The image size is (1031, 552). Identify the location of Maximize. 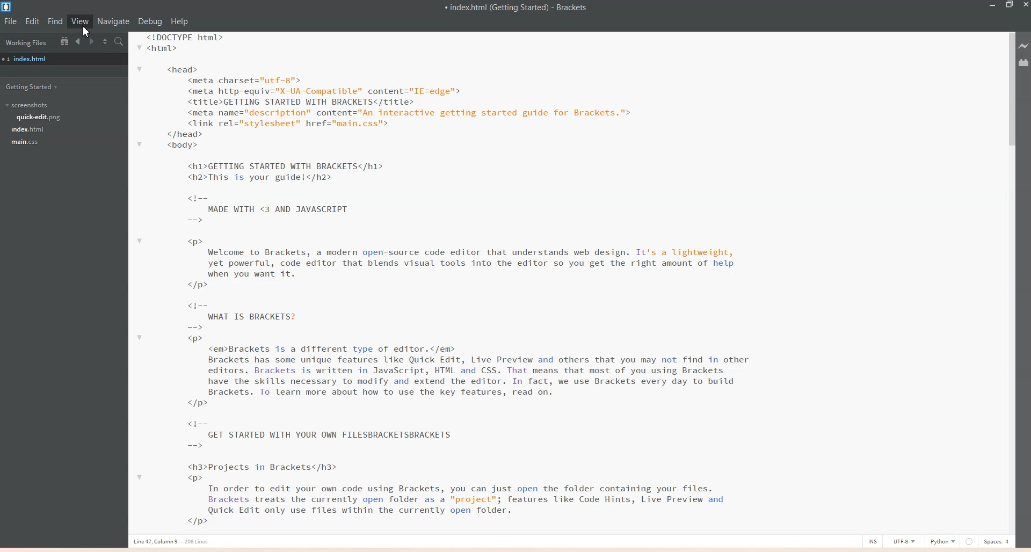
(1010, 6).